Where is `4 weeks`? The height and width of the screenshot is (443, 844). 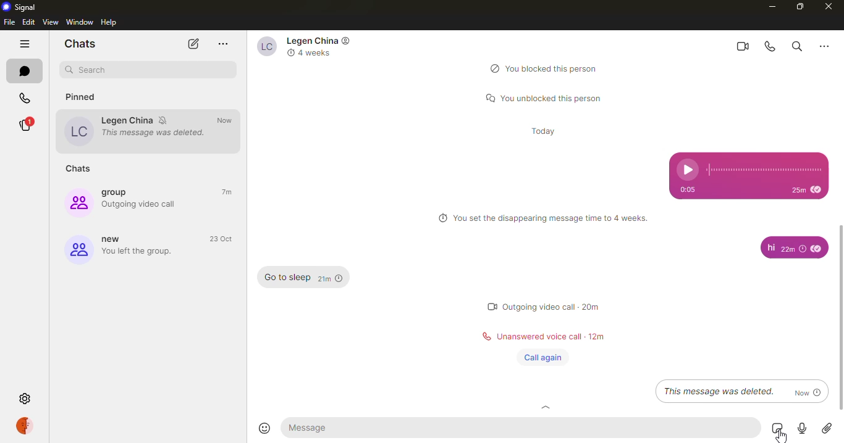
4 weeks is located at coordinates (315, 54).